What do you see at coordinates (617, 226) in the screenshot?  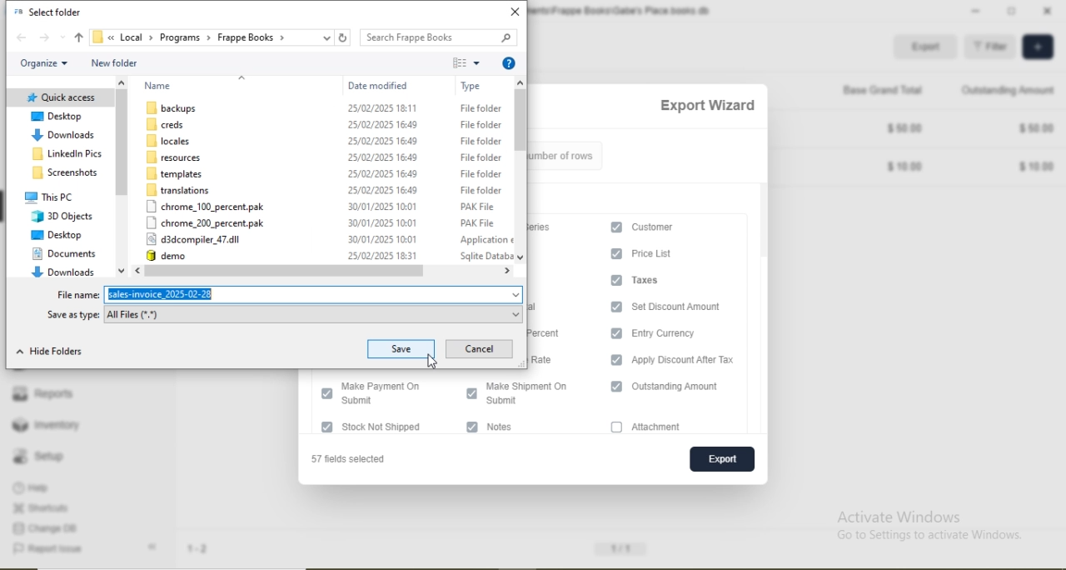 I see `checkbox` at bounding box center [617, 226].